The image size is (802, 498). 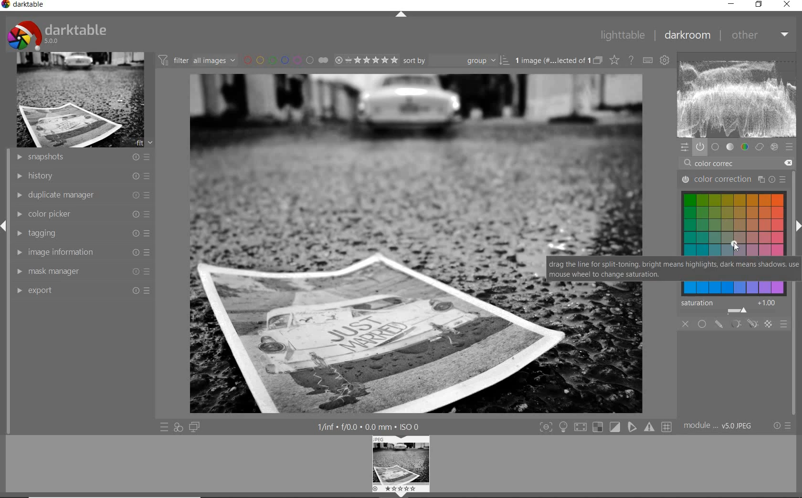 What do you see at coordinates (456, 60) in the screenshot?
I see `sort` at bounding box center [456, 60].